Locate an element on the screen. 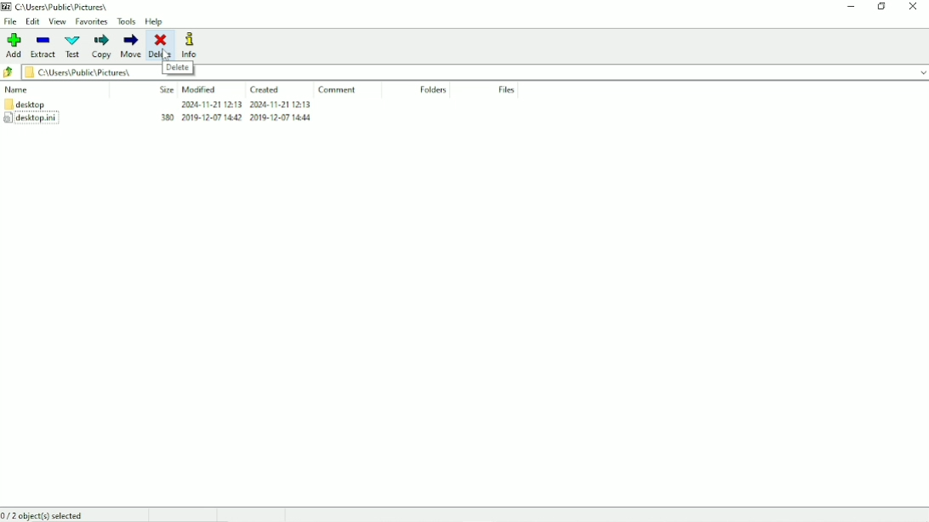 This screenshot has height=522, width=929. 7 zip logo is located at coordinates (7, 8).